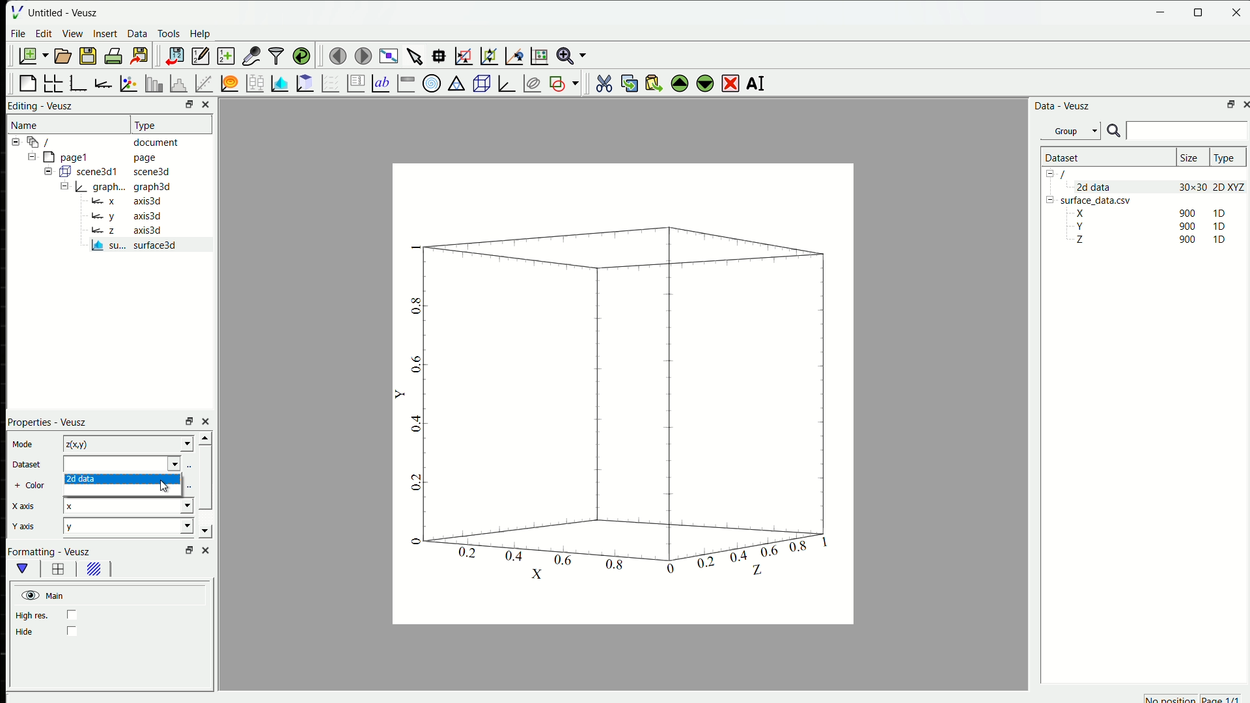  I want to click on click to recenter graph axis, so click(515, 56).